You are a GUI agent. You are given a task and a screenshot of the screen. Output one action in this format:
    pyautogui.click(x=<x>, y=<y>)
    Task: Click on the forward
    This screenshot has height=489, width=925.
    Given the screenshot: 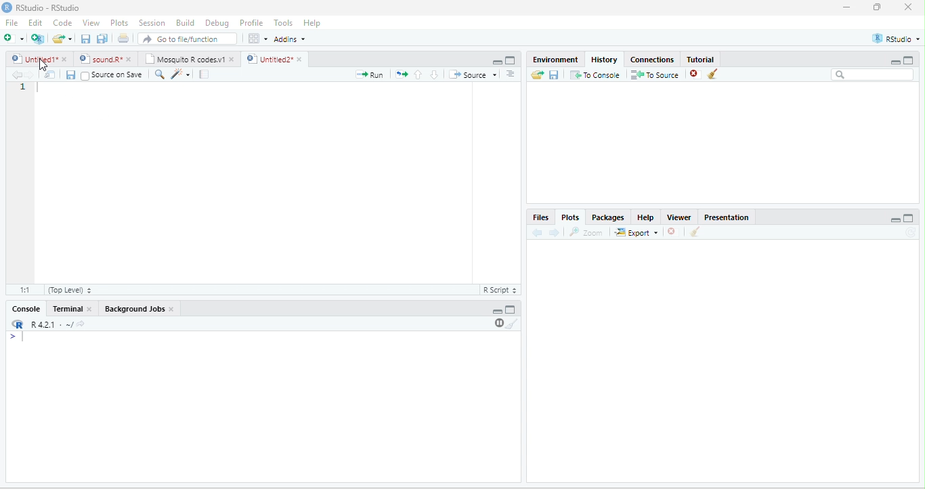 What is the action you would take?
    pyautogui.click(x=31, y=75)
    